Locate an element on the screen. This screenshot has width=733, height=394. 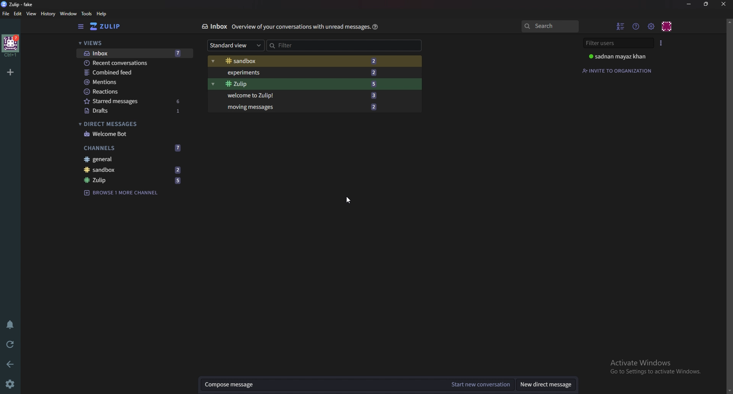
Resize is located at coordinates (705, 4).